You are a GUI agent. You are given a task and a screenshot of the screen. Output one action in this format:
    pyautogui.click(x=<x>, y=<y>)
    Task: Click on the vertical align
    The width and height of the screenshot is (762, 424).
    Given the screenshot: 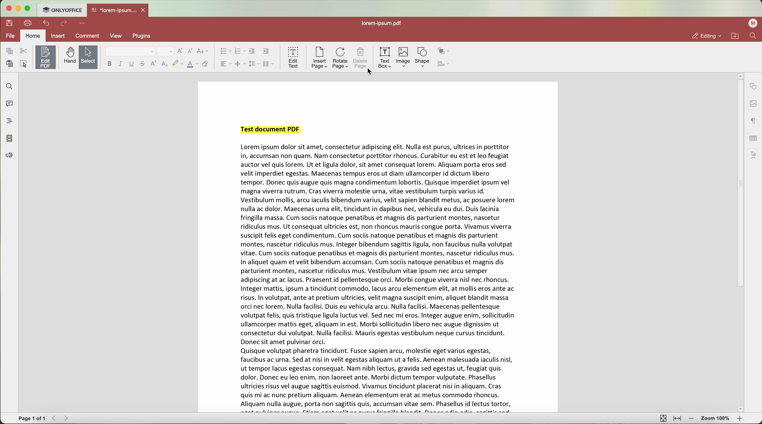 What is the action you would take?
    pyautogui.click(x=241, y=64)
    